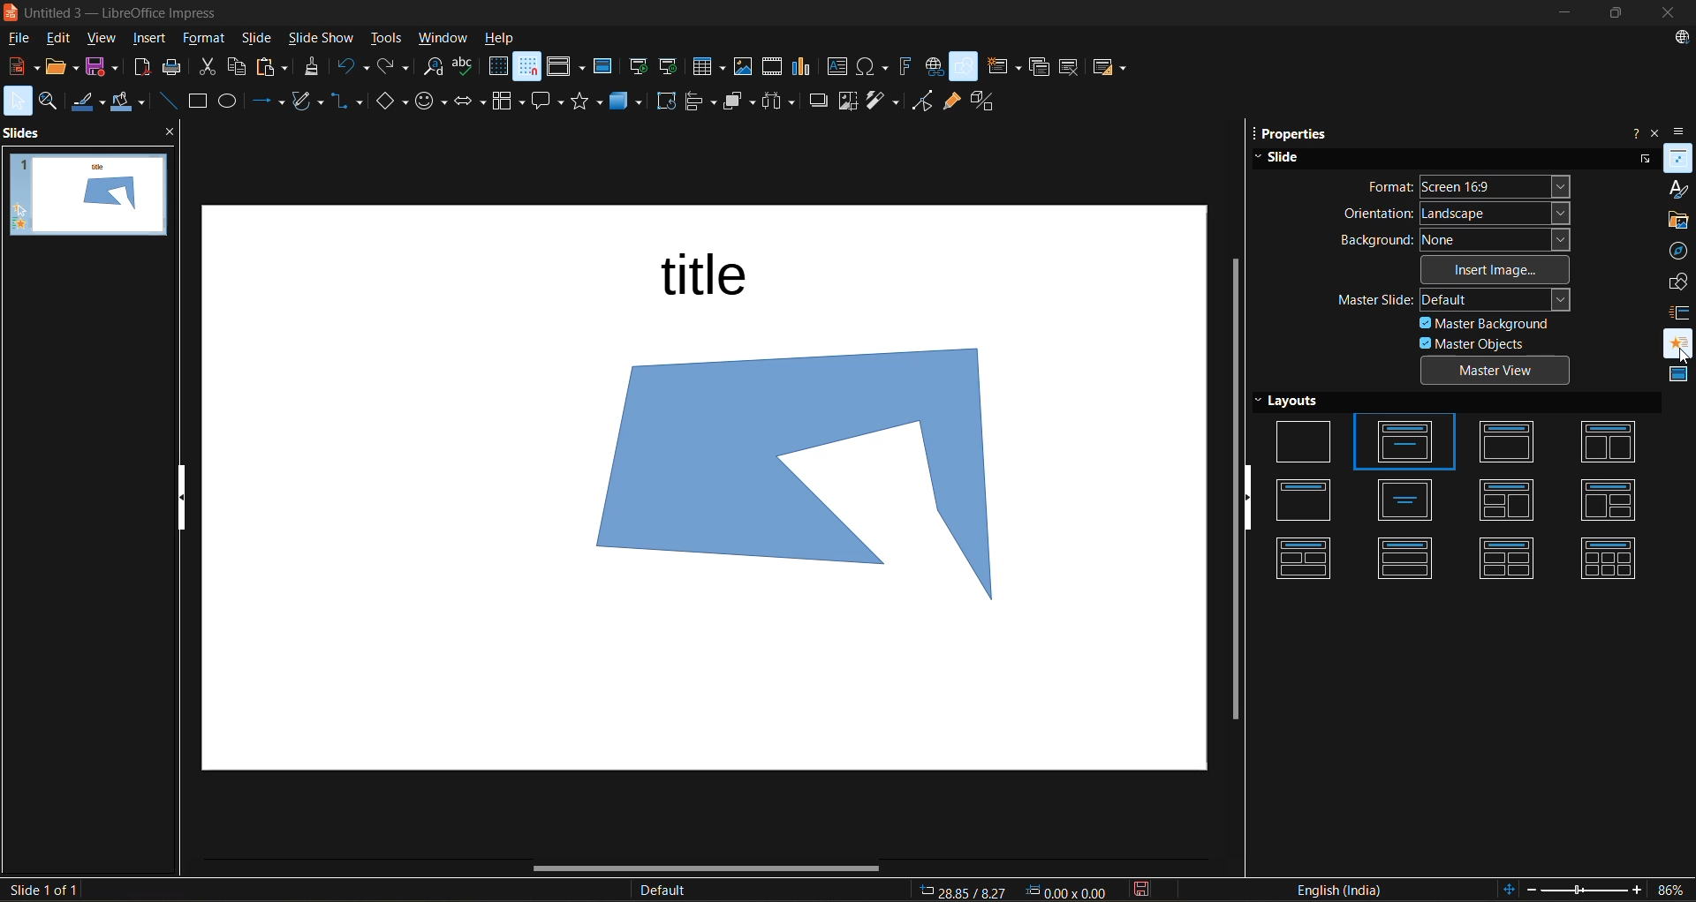  What do you see at coordinates (636, 66) in the screenshot?
I see `start from first slide` at bounding box center [636, 66].